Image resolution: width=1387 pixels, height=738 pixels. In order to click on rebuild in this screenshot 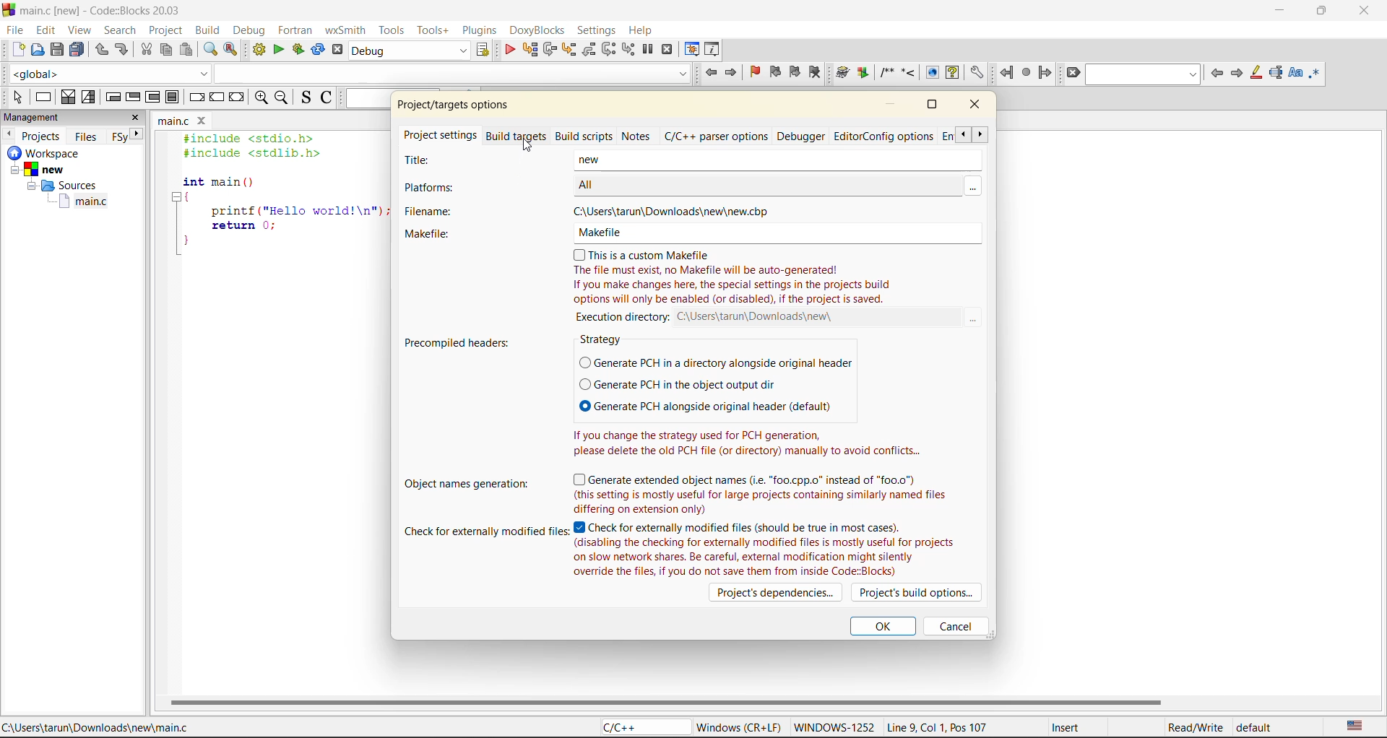, I will do `click(316, 50)`.